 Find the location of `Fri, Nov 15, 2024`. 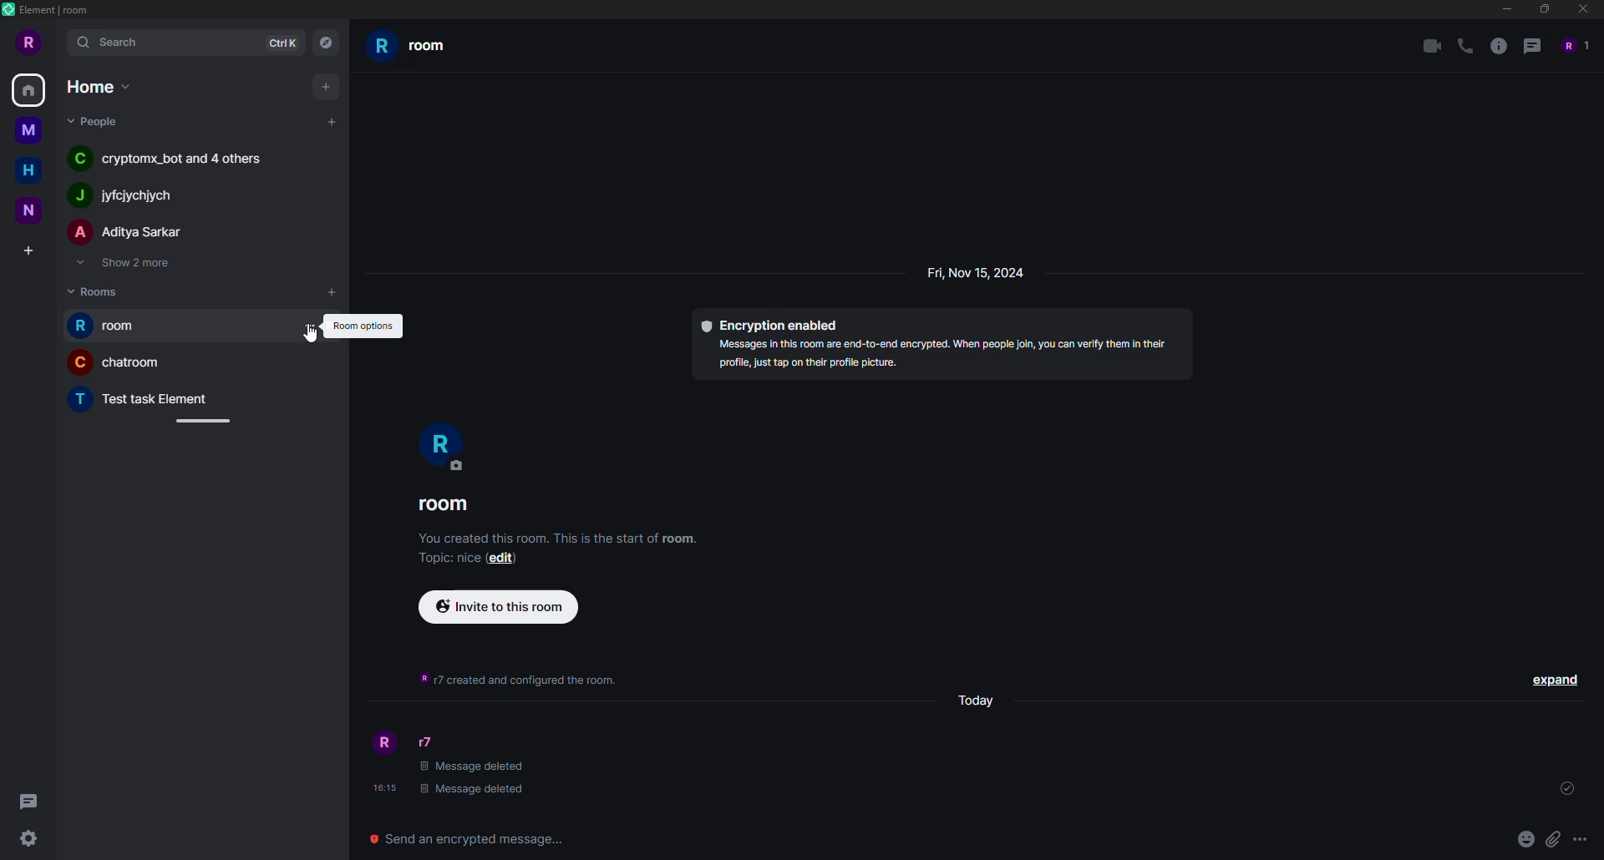

Fri, Nov 15, 2024 is located at coordinates (970, 273).